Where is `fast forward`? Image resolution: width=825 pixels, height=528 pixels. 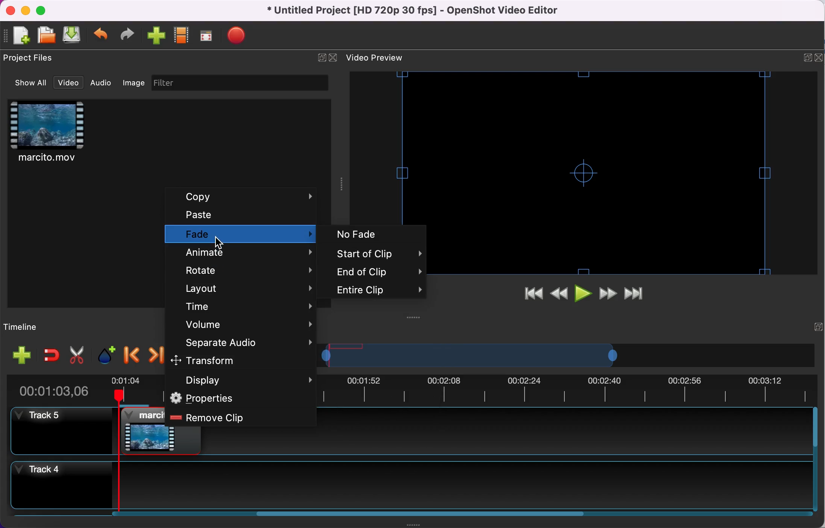 fast forward is located at coordinates (607, 296).